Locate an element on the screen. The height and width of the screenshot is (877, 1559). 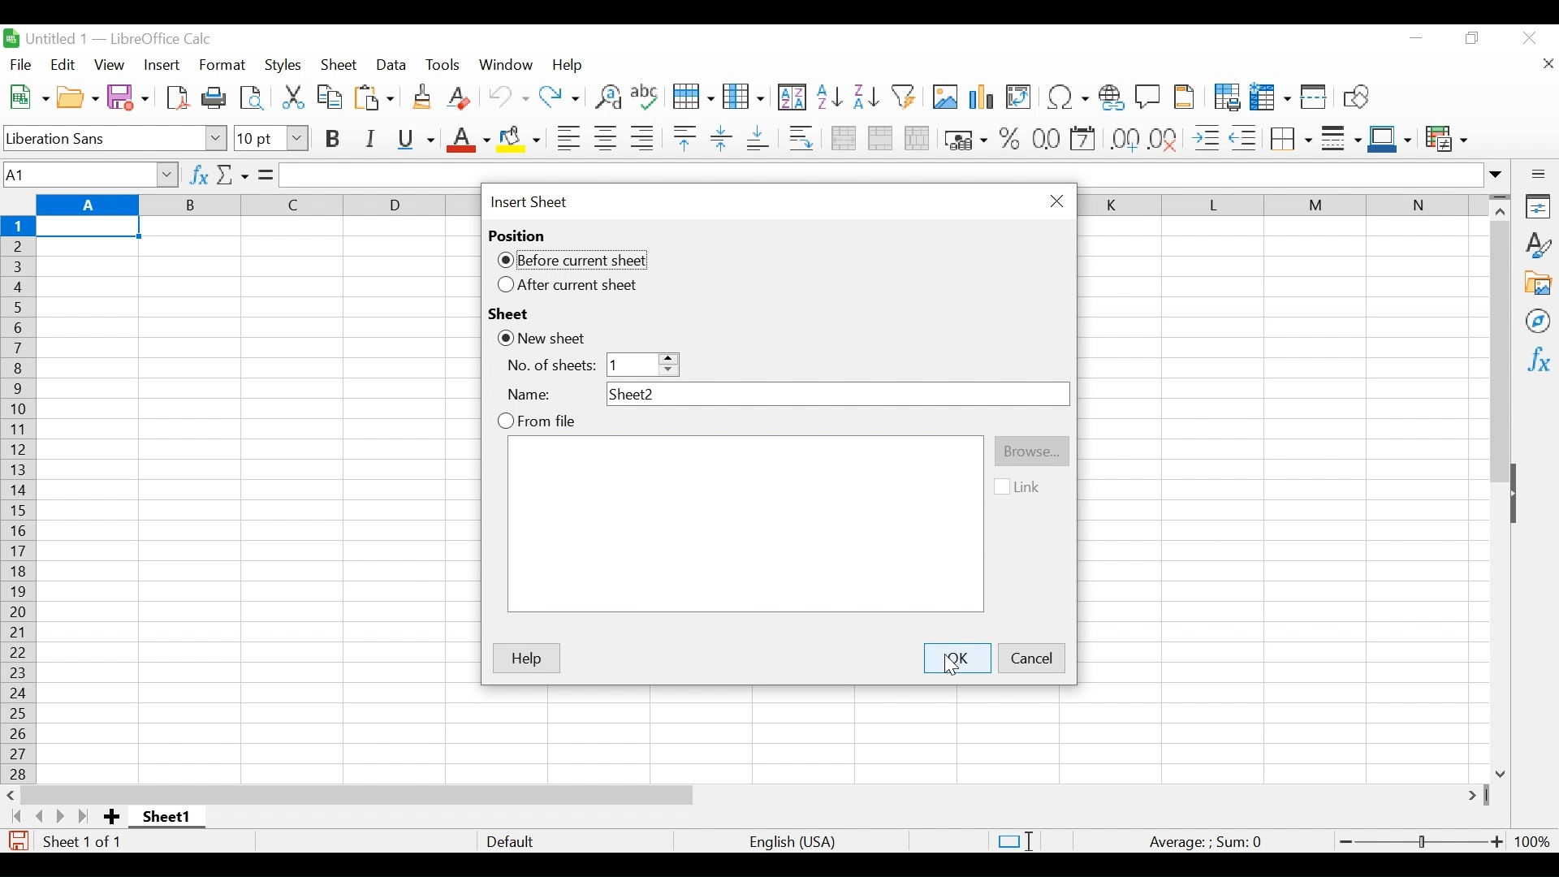
Paste is located at coordinates (374, 97).